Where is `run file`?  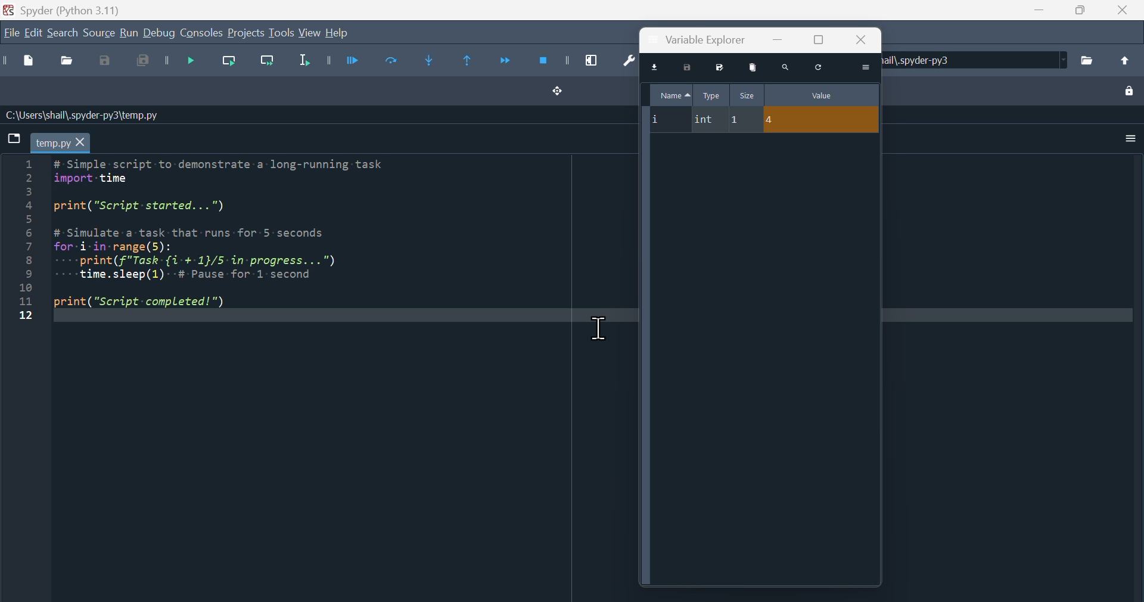
run file is located at coordinates (340, 60).